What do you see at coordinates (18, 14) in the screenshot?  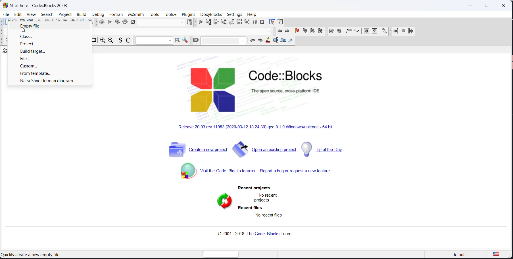 I see `Edit` at bounding box center [18, 14].